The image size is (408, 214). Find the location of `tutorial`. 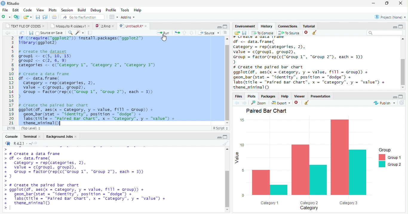

tutorial is located at coordinates (312, 26).